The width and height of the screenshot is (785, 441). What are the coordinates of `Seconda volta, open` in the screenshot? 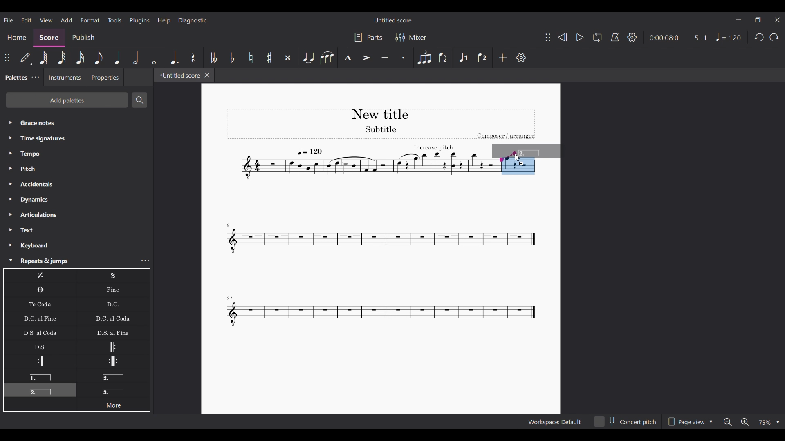 It's located at (113, 376).